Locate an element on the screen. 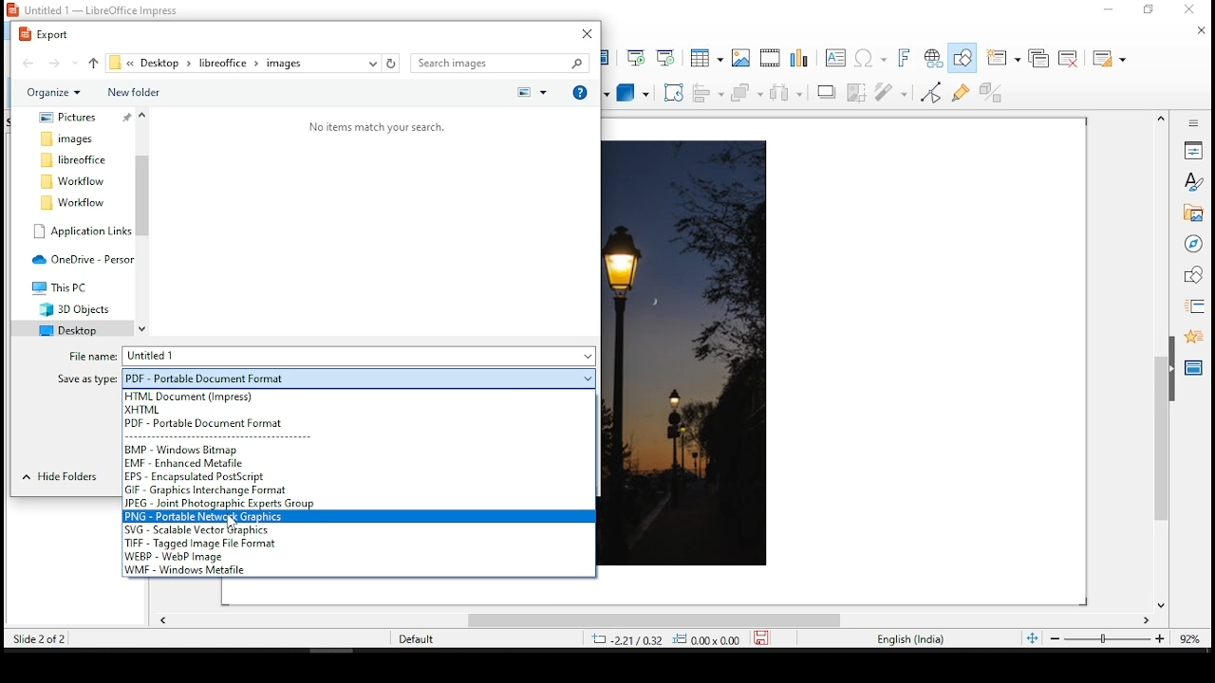 The width and height of the screenshot is (1215, 683). back is located at coordinates (29, 63).